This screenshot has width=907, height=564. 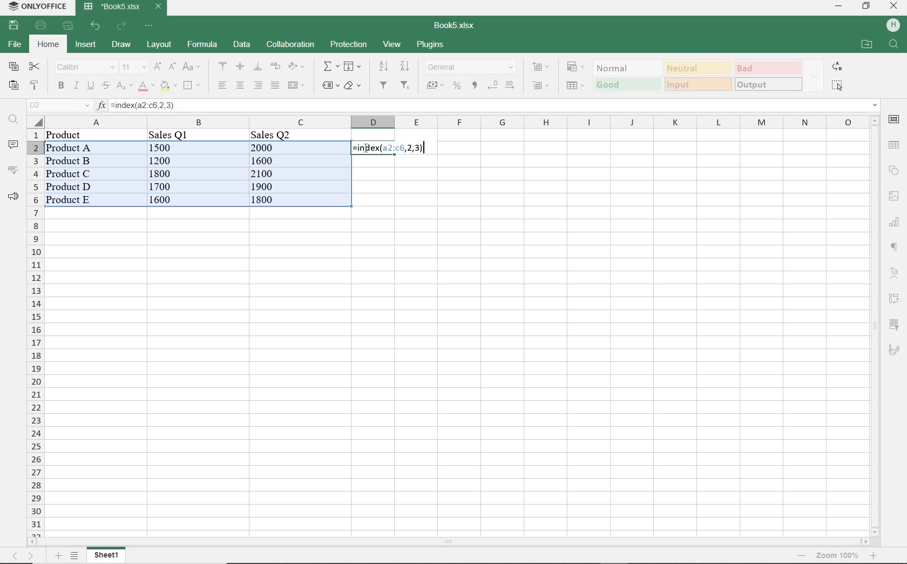 I want to click on select all, so click(x=837, y=86).